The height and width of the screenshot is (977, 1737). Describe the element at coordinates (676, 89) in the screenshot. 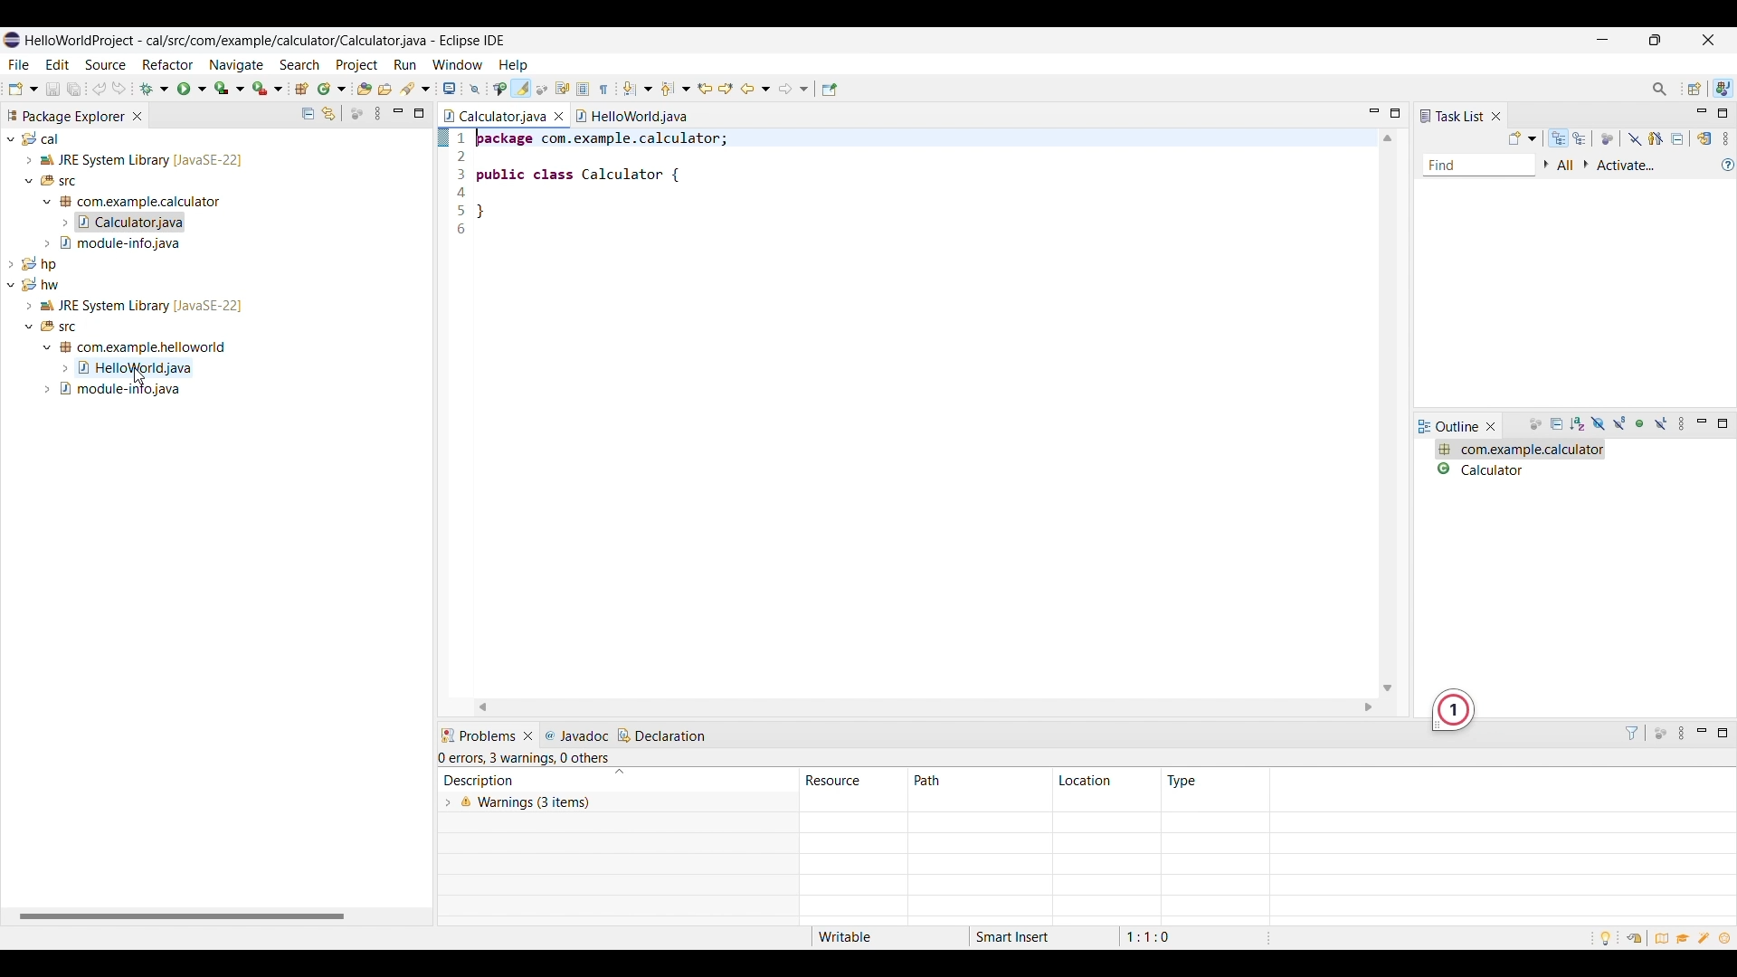

I see `Previous annotation options` at that location.